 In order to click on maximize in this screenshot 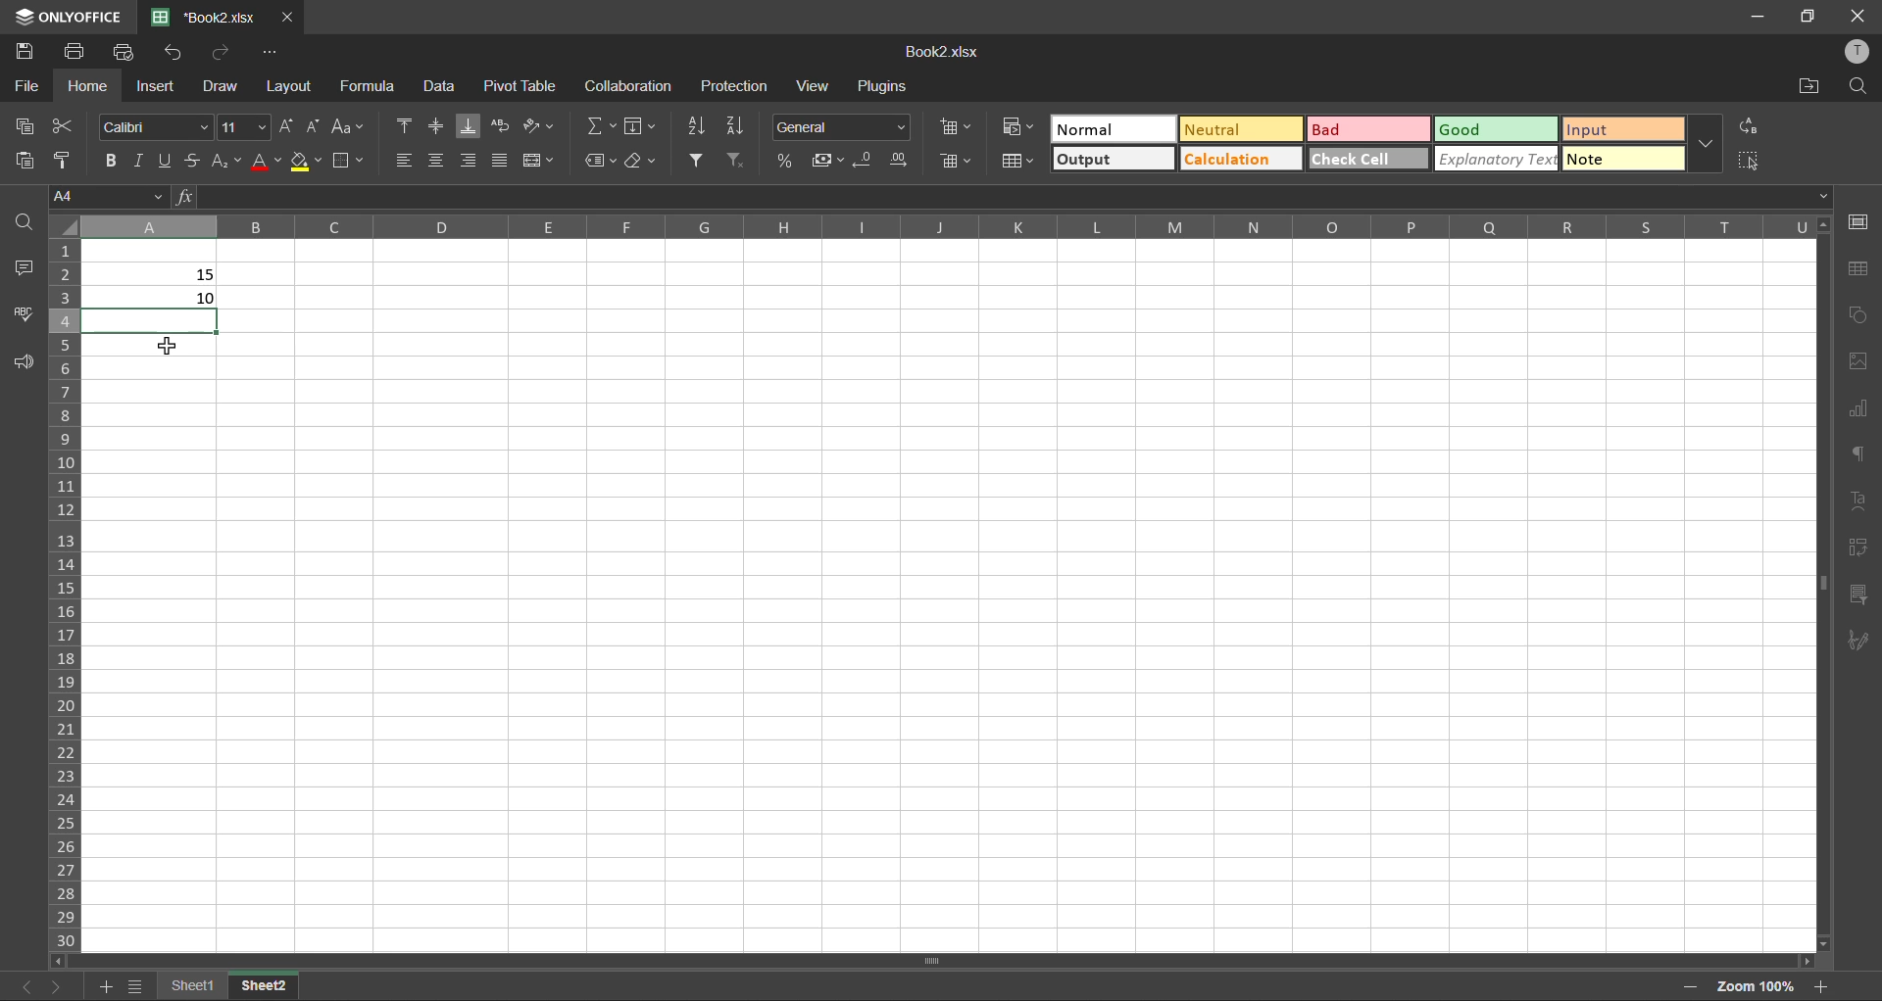, I will do `click(1808, 17)`.